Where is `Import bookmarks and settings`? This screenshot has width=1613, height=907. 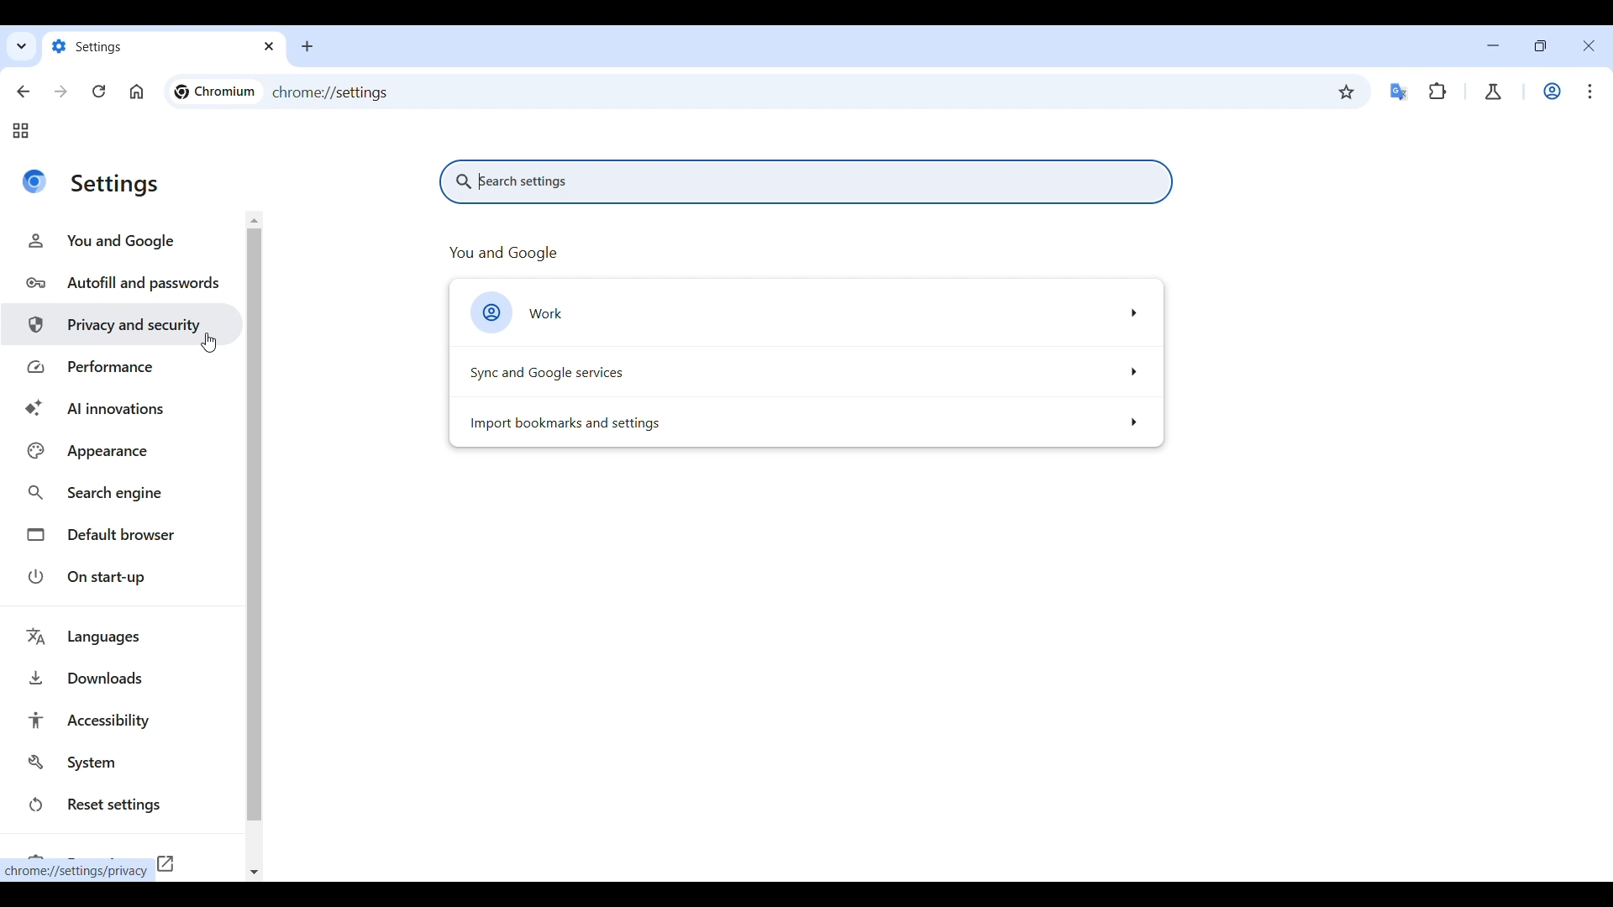 Import bookmarks and settings is located at coordinates (804, 424).